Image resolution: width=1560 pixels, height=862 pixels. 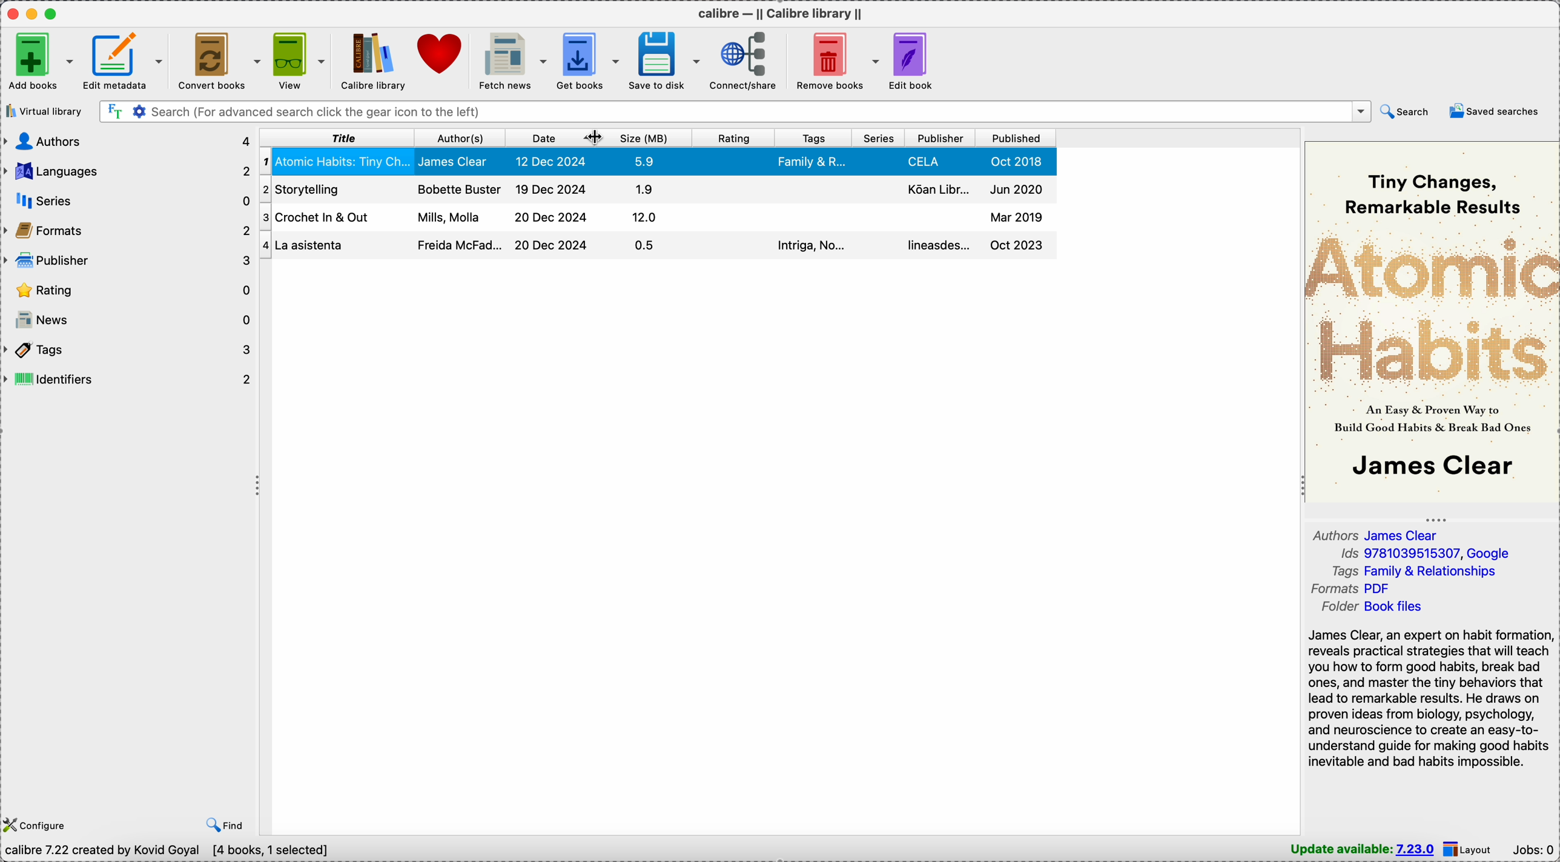 What do you see at coordinates (651, 218) in the screenshot?
I see `La Asistentaa book details` at bounding box center [651, 218].